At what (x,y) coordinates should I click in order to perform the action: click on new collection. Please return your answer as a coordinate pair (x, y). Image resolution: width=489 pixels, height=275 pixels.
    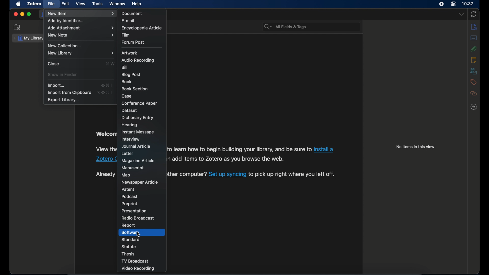
    Looking at the image, I should click on (18, 27).